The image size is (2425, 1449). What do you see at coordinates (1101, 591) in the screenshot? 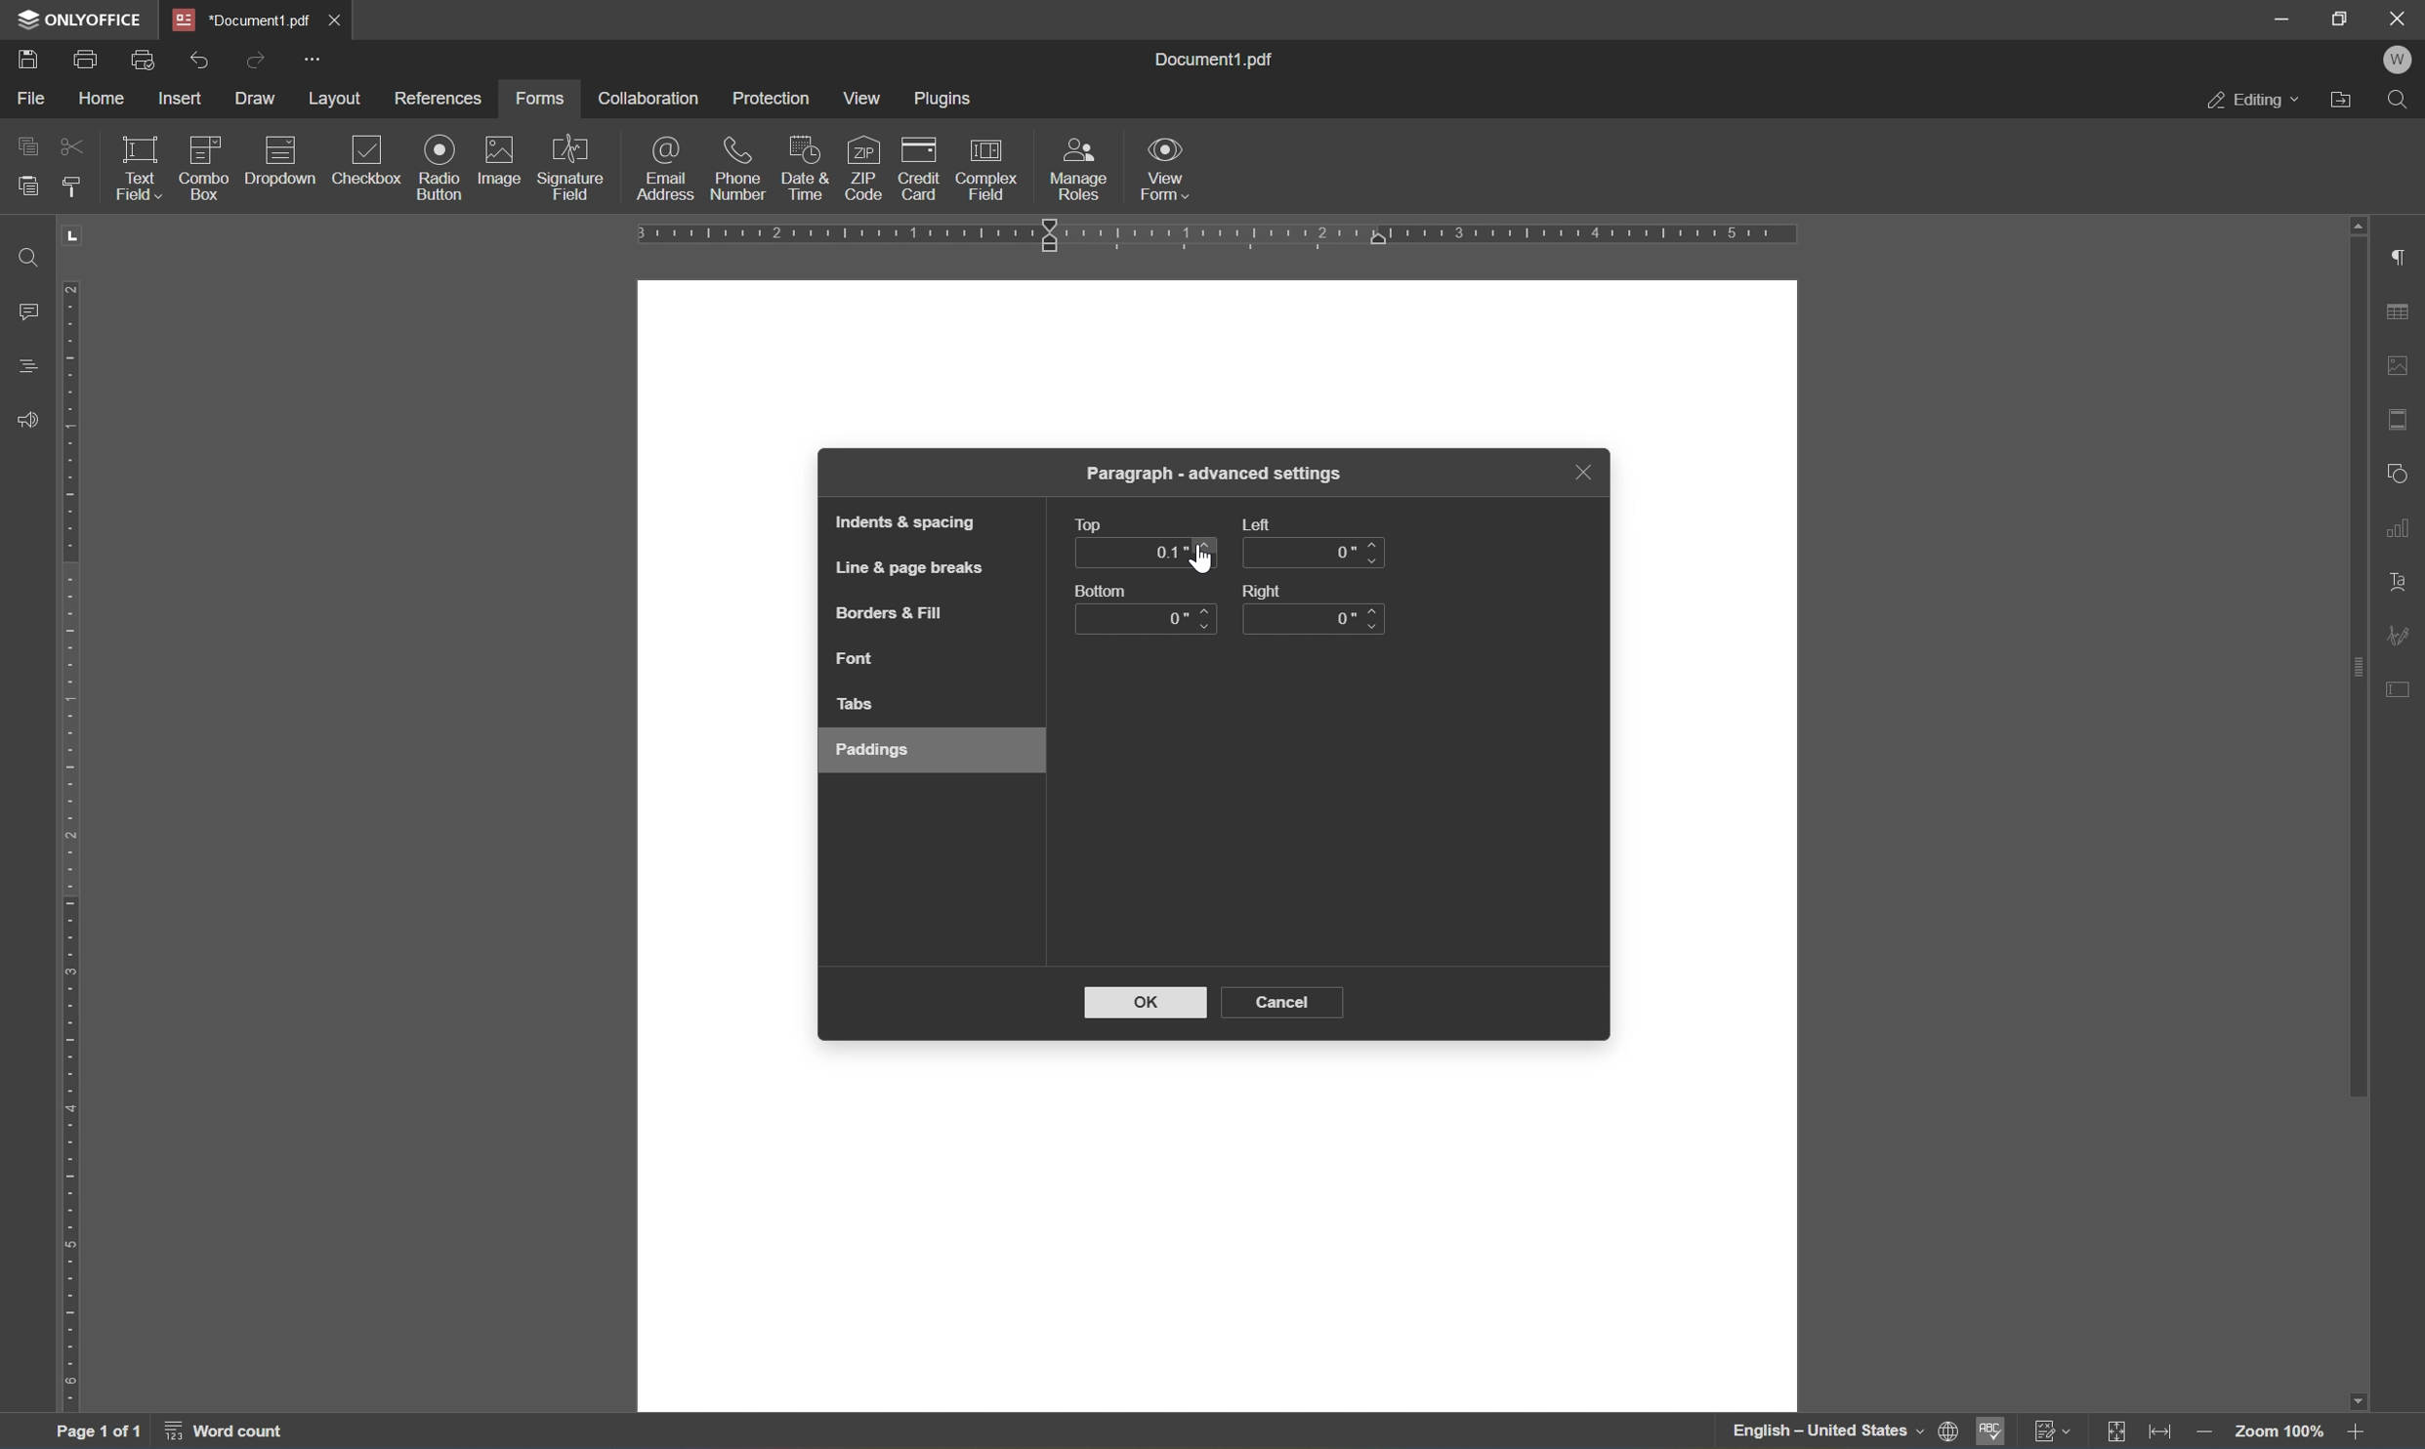
I see `button` at bounding box center [1101, 591].